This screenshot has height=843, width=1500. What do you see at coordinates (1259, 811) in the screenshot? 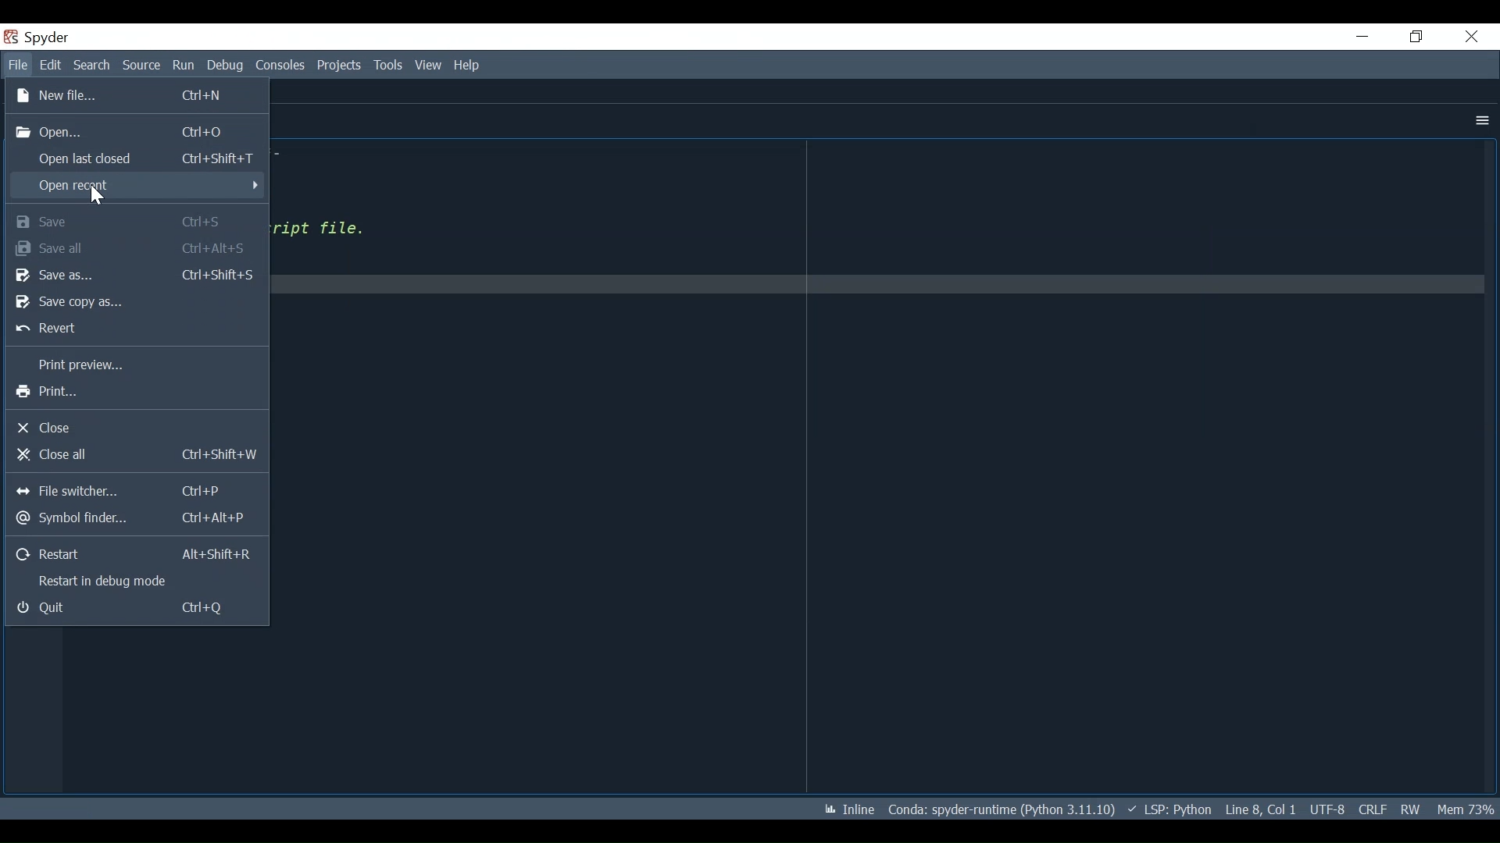
I see `Line 8, Col 1` at bounding box center [1259, 811].